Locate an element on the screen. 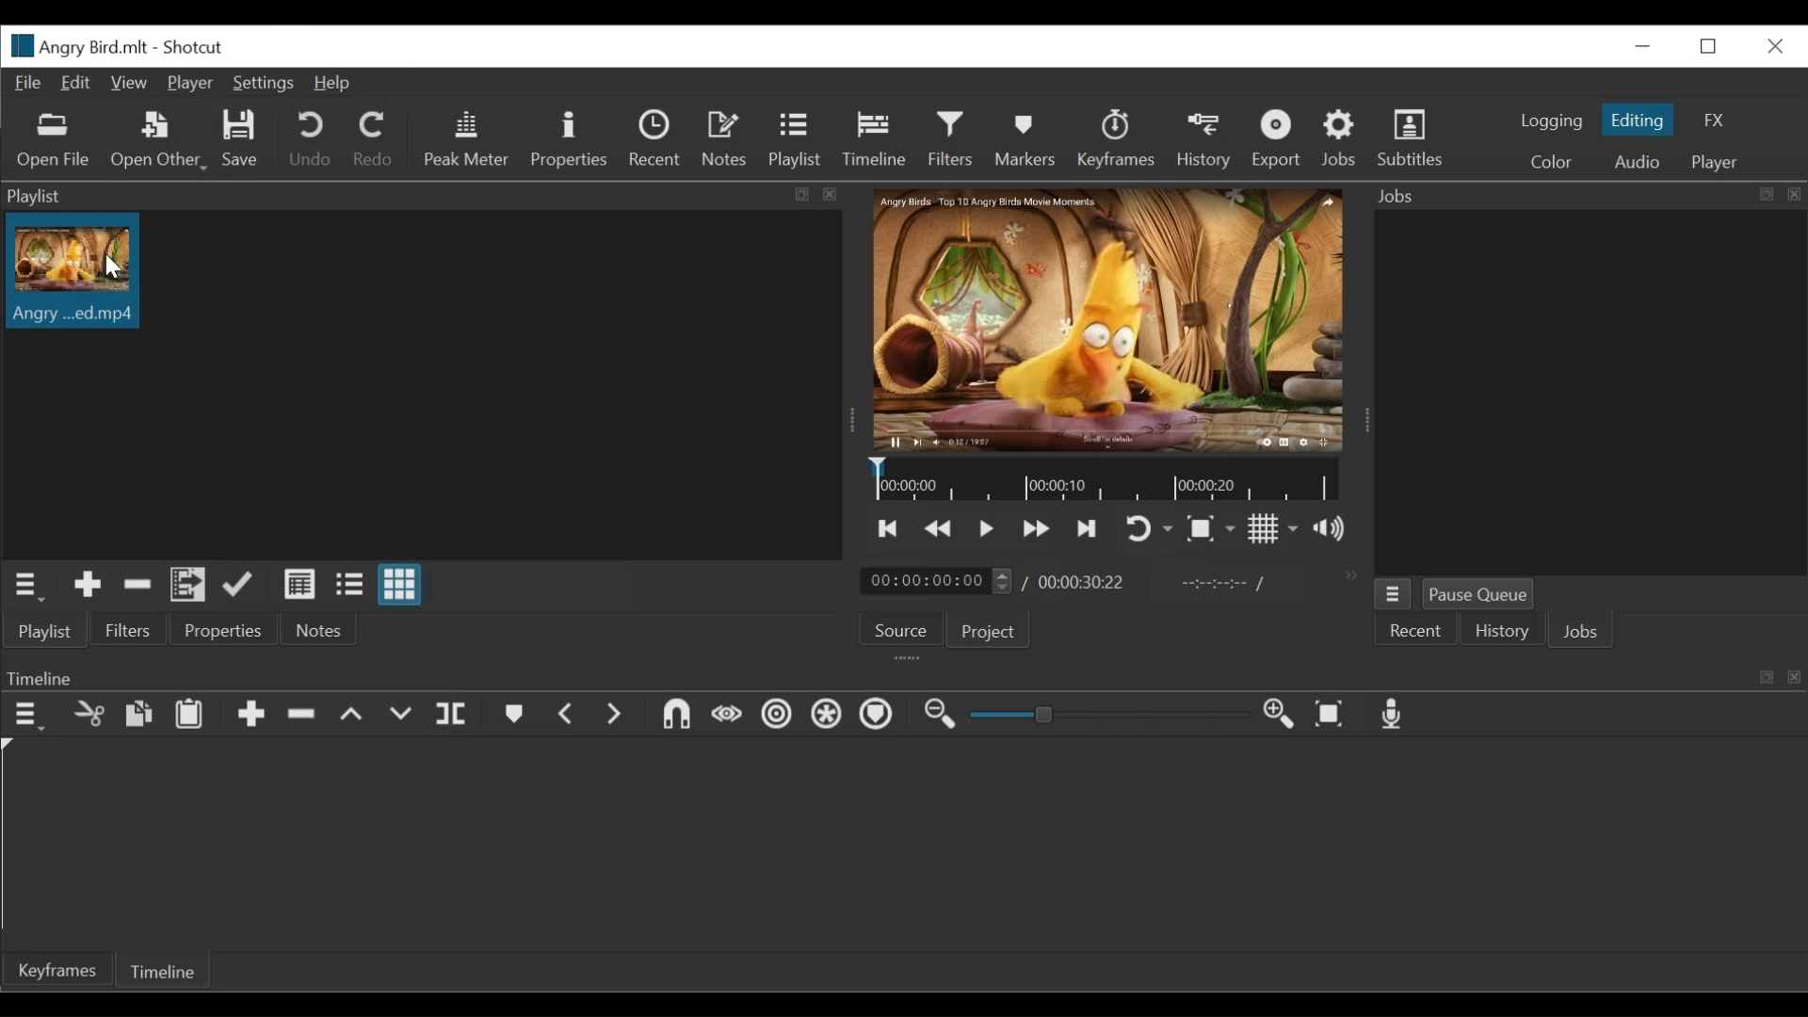 This screenshot has height=1017, width=1808. Timeline is located at coordinates (904, 676).